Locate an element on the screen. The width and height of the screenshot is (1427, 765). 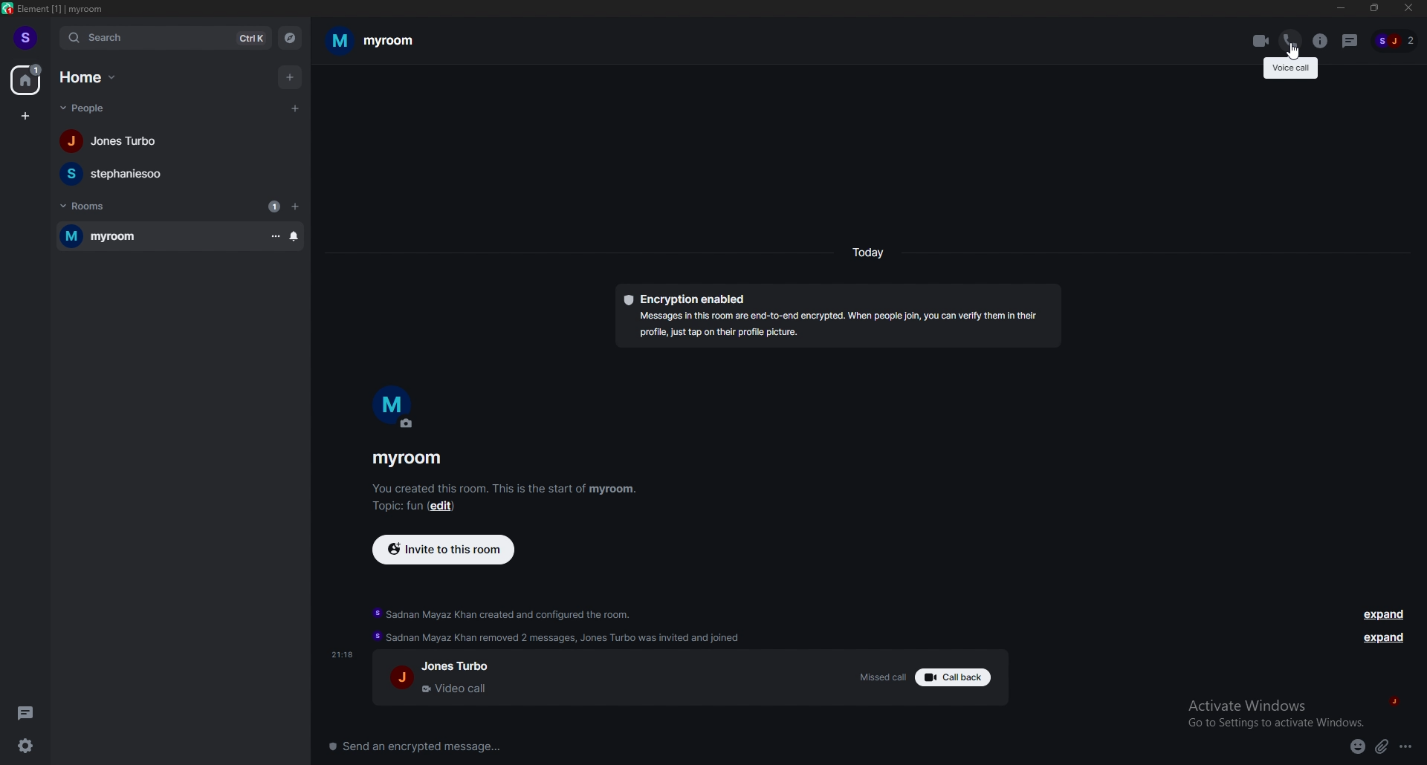
threads is located at coordinates (1351, 42).